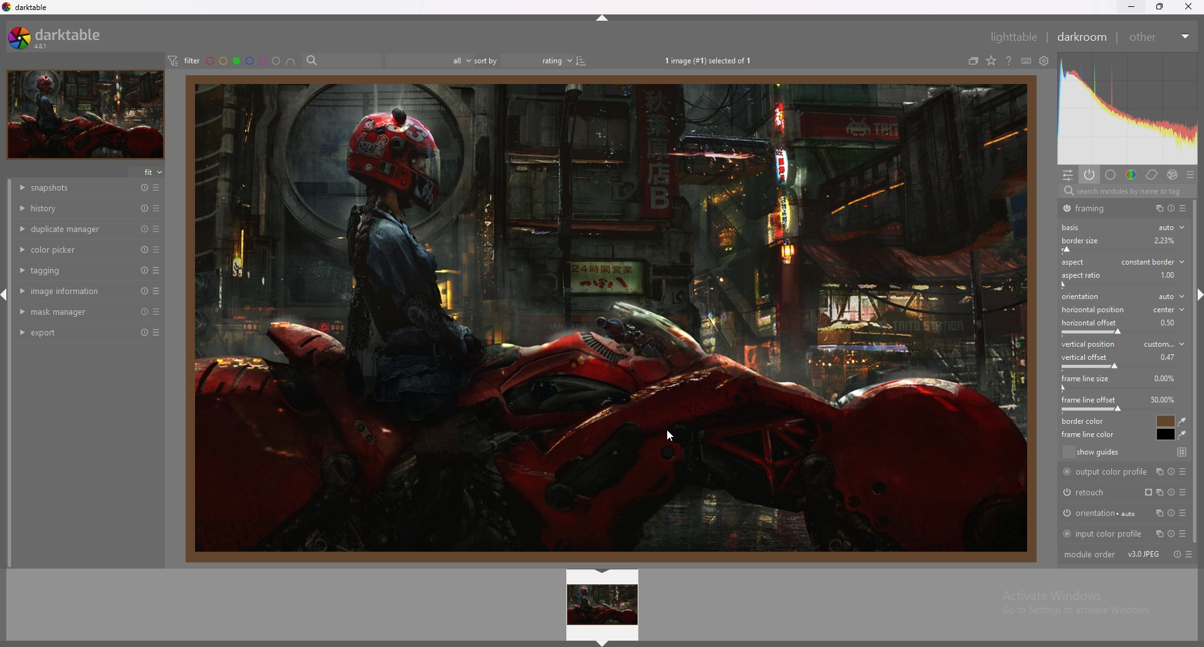  What do you see at coordinates (144, 229) in the screenshot?
I see `reset` at bounding box center [144, 229].